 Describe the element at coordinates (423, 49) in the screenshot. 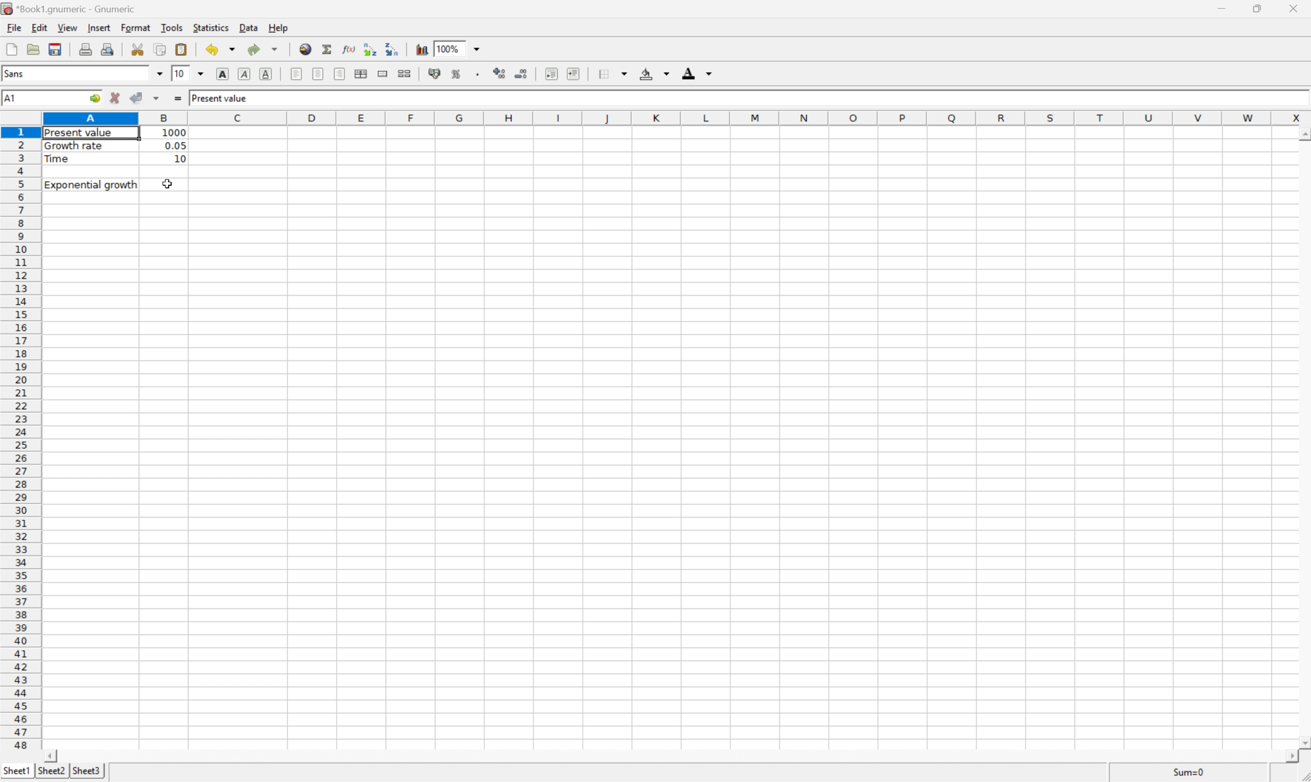

I see `Insert chart` at that location.